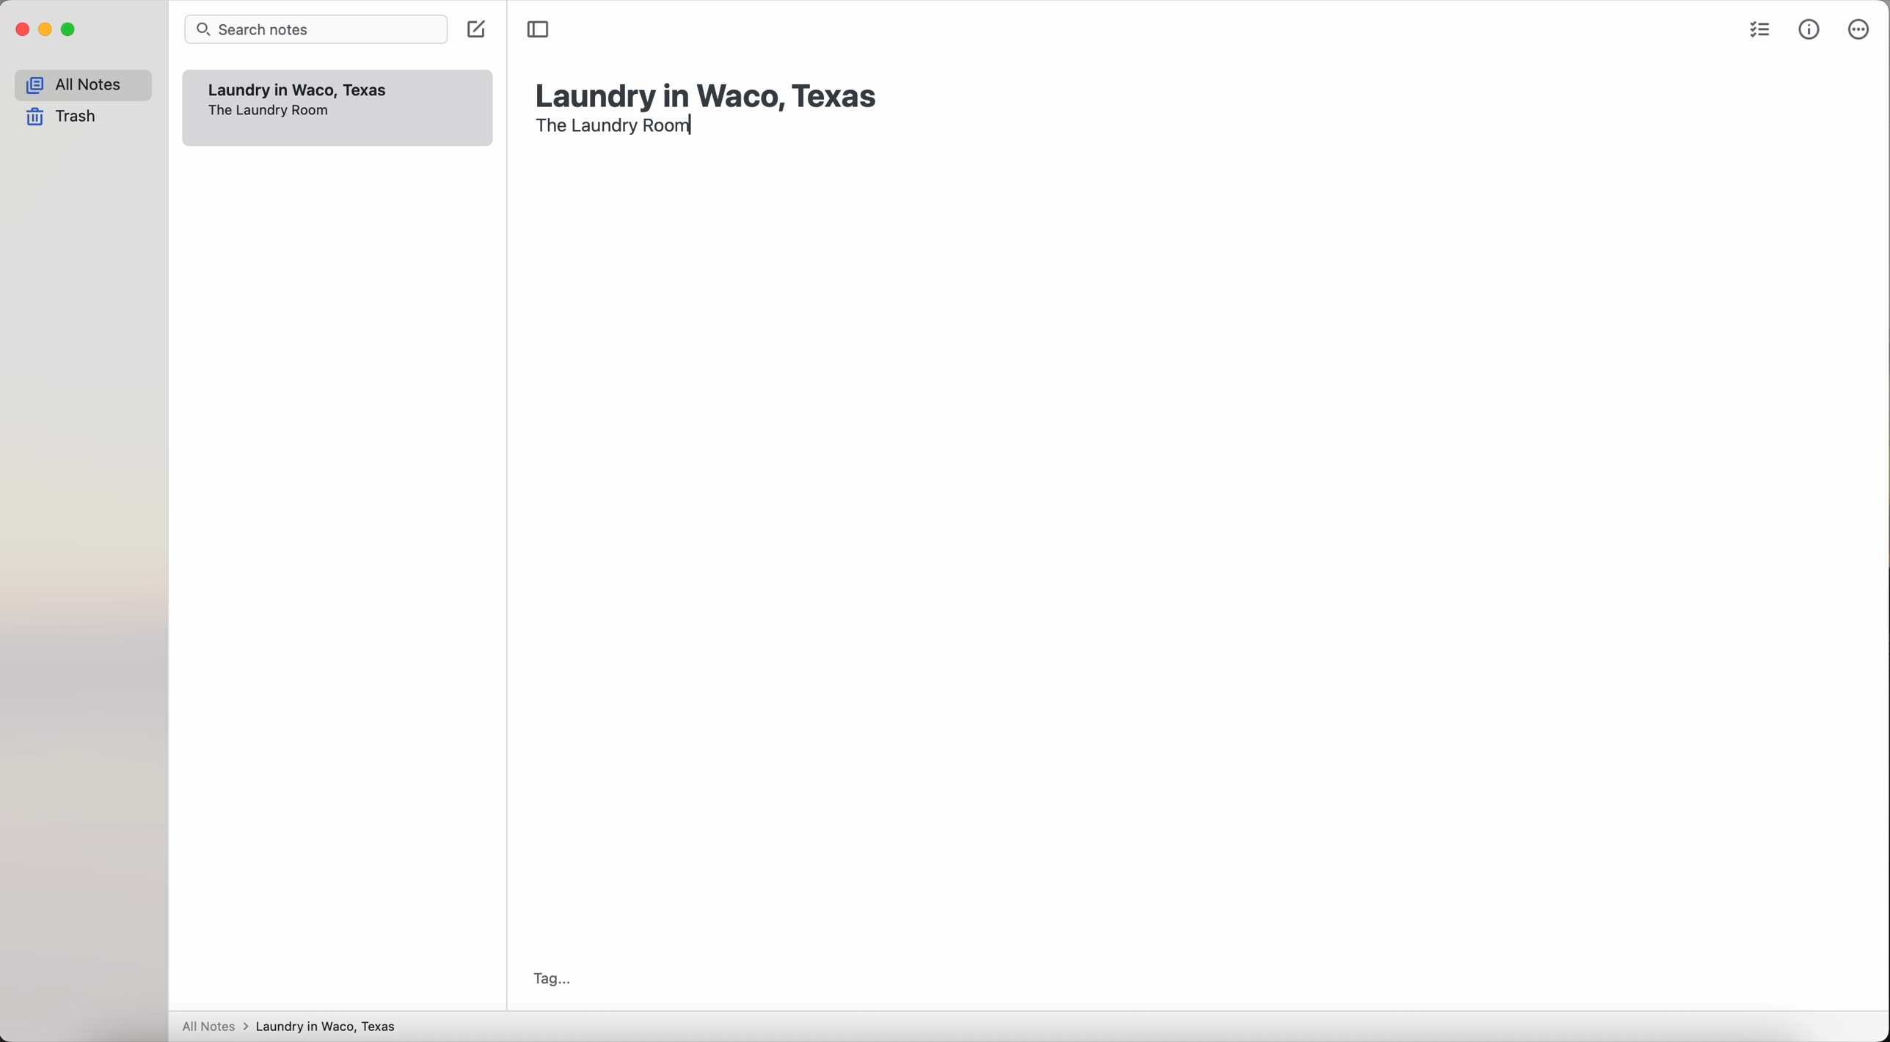  Describe the element at coordinates (66, 118) in the screenshot. I see `trash` at that location.